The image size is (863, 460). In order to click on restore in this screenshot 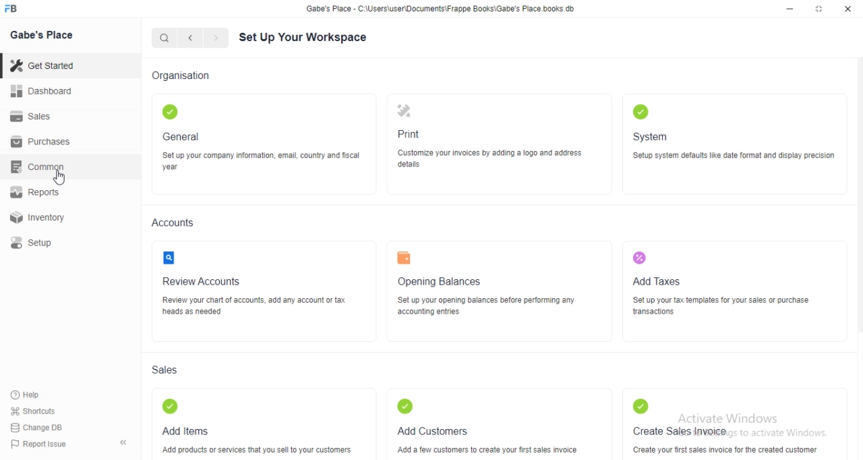, I will do `click(818, 8)`.